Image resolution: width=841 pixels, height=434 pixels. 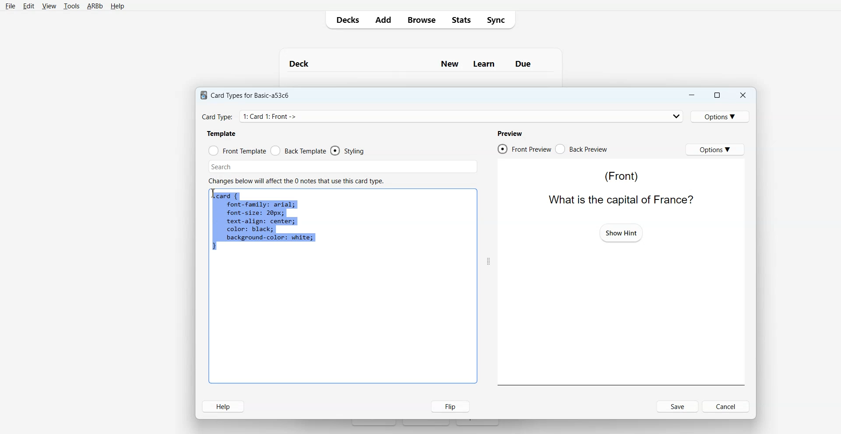 I want to click on Browse, so click(x=421, y=19).